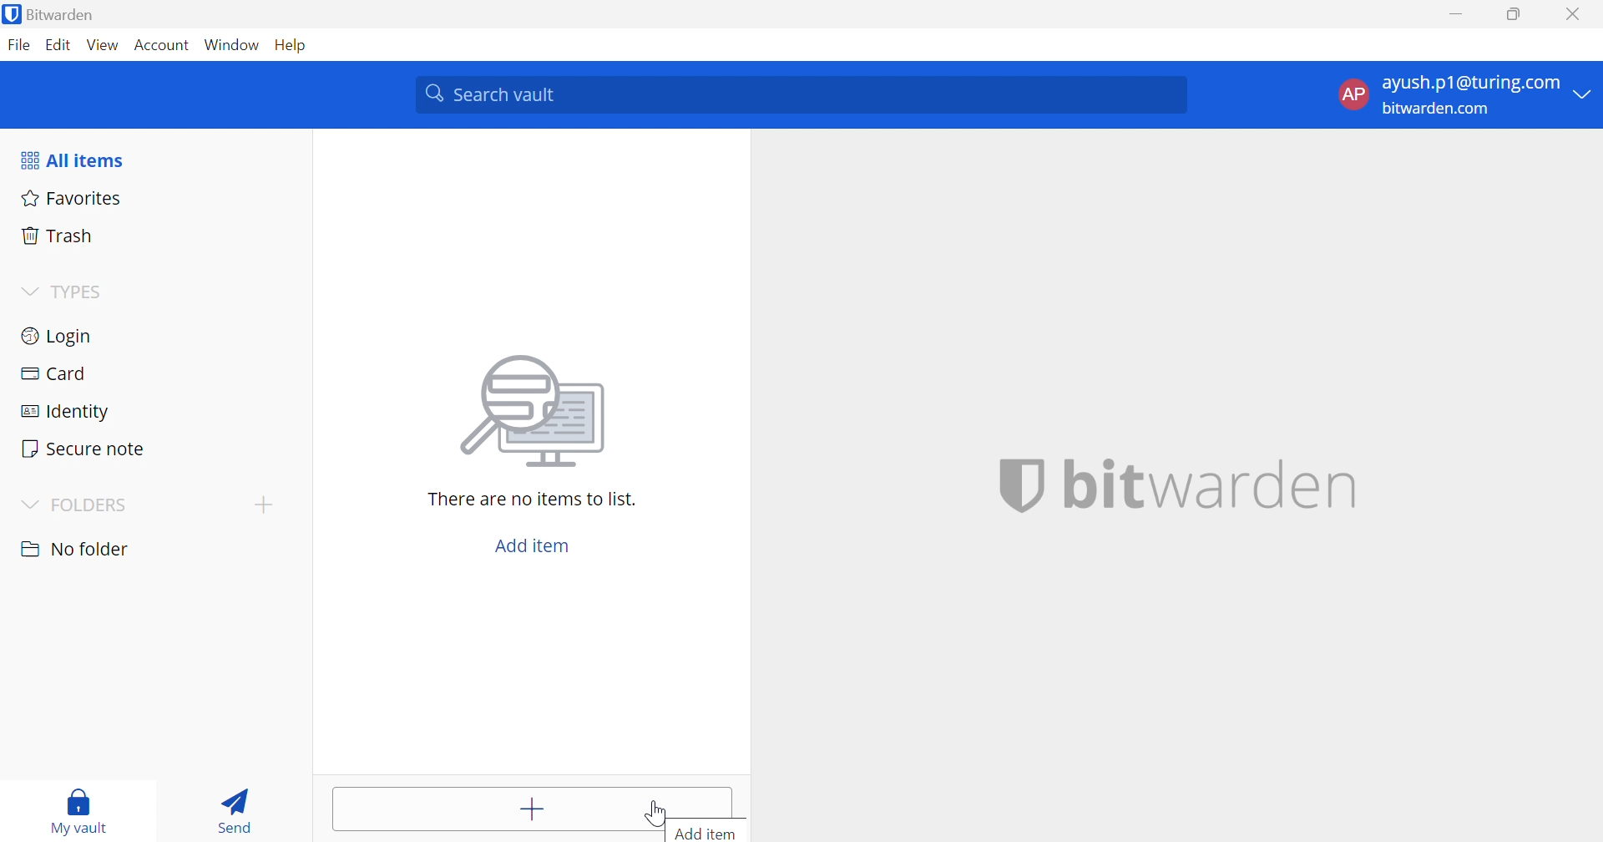 The image size is (1603, 842). Describe the element at coordinates (1471, 84) in the screenshot. I see `ayush.p1@turing.com` at that location.